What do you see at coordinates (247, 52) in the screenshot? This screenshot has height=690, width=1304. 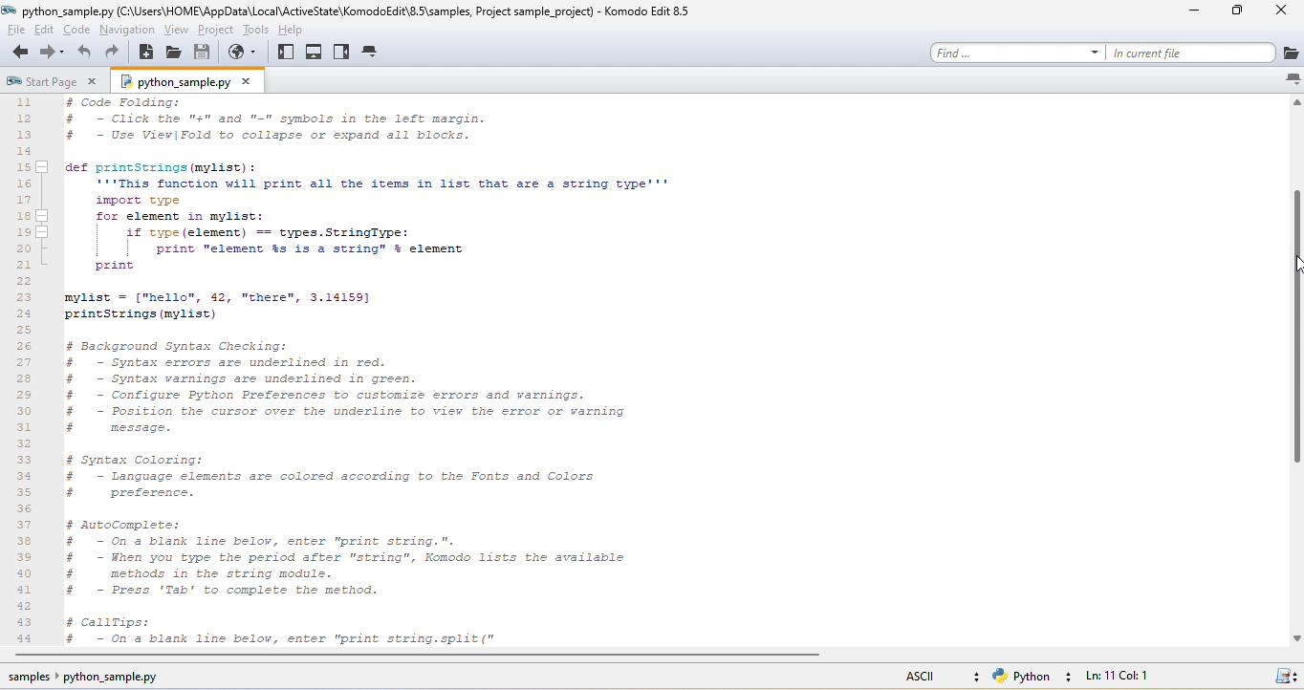 I see `browse` at bounding box center [247, 52].